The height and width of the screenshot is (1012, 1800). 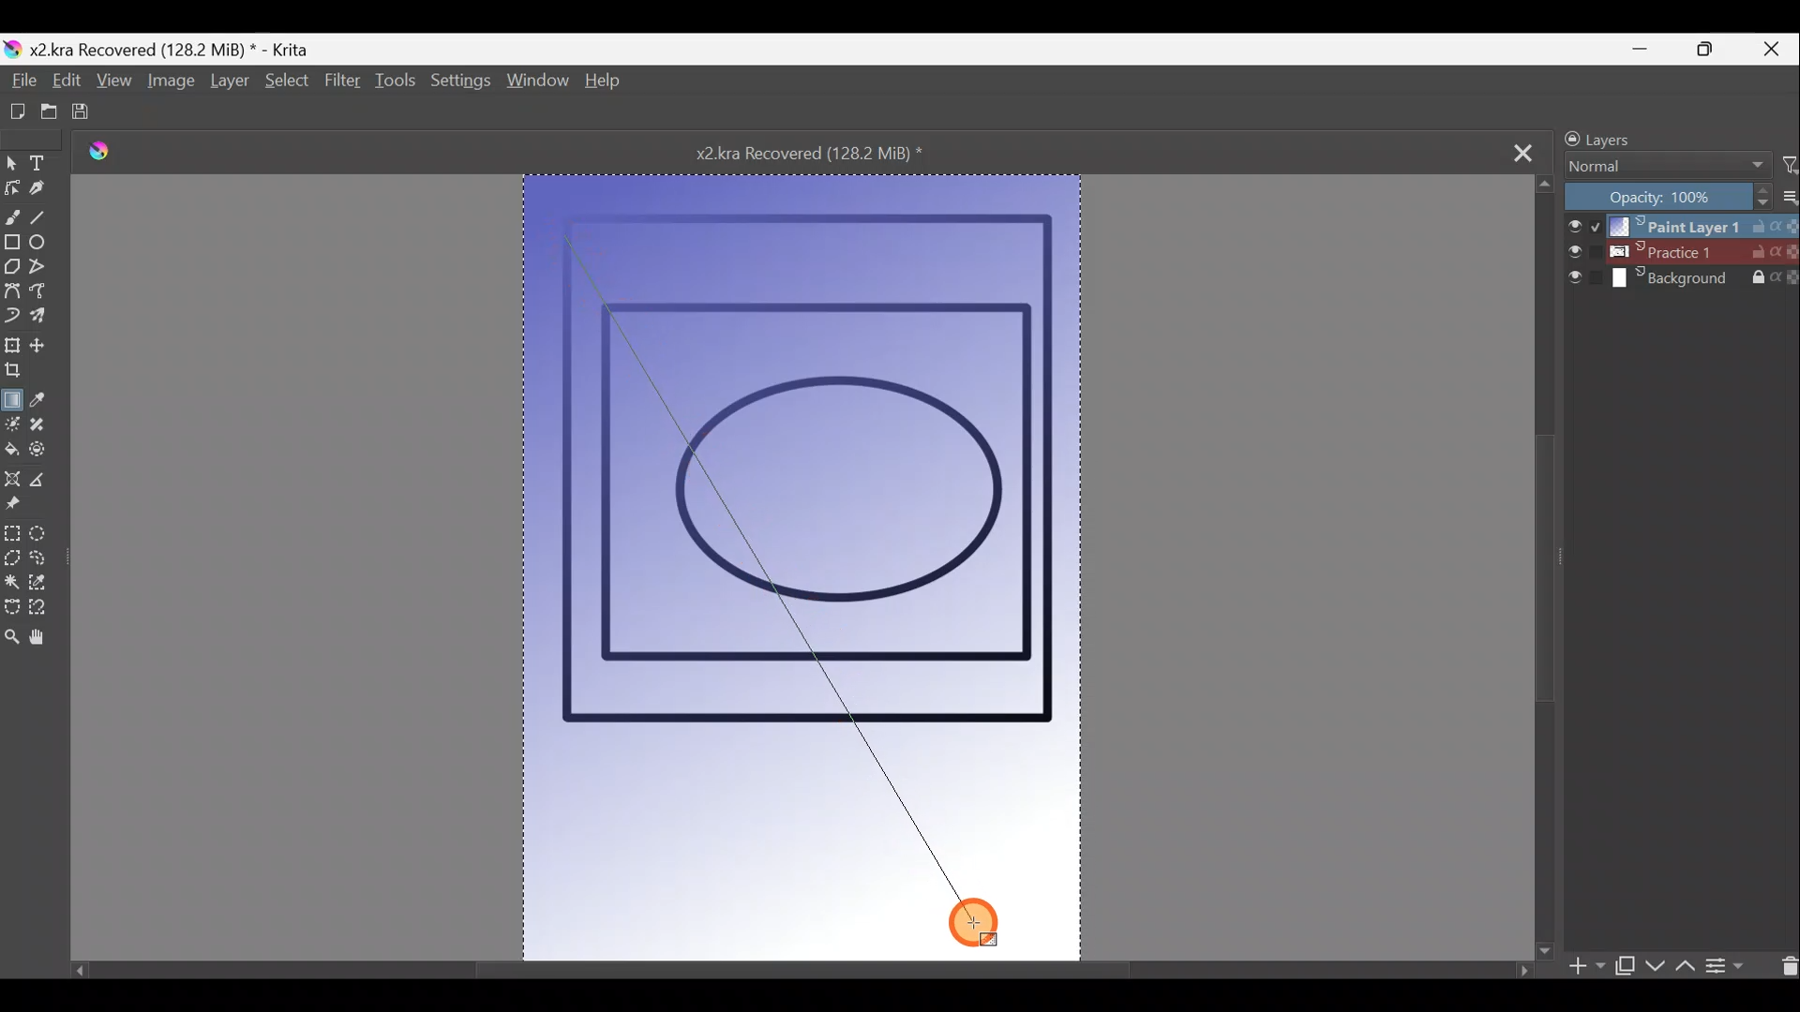 I want to click on Assistant tool, so click(x=12, y=482).